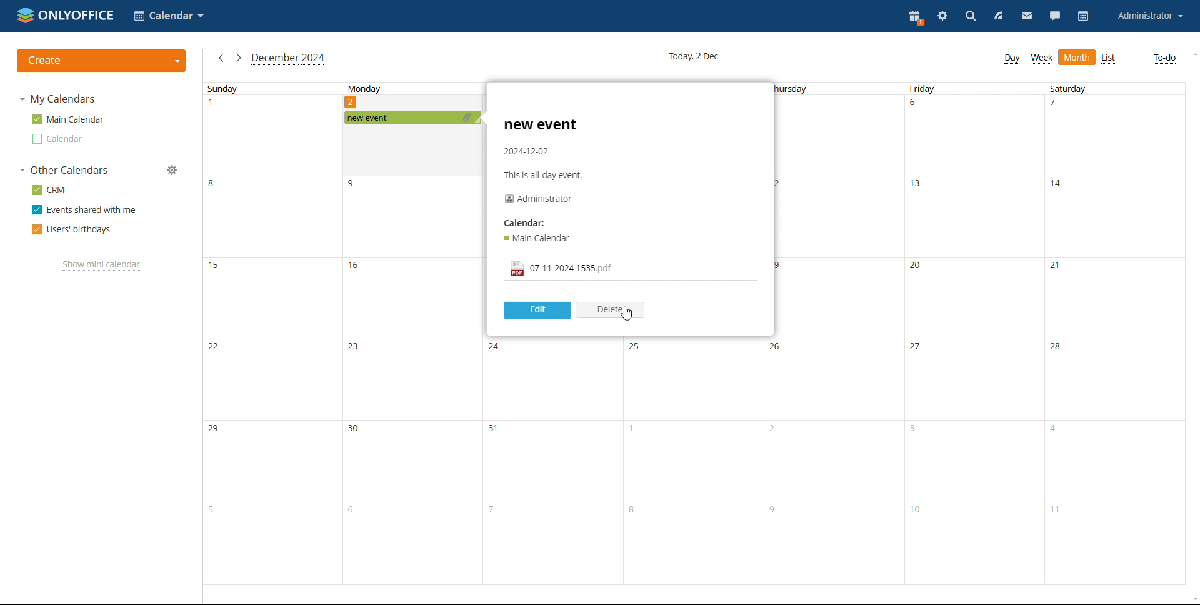 The image size is (1200, 605). Describe the element at coordinates (412, 118) in the screenshot. I see `new event` at that location.